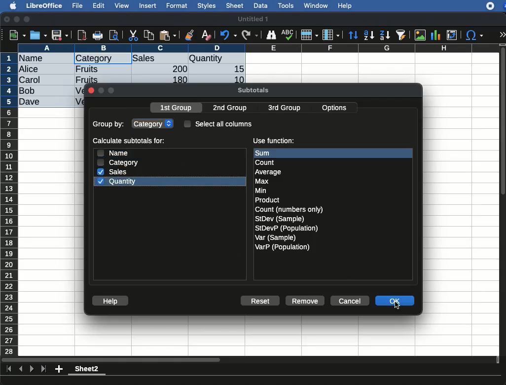 The height and width of the screenshot is (385, 506). I want to click on column, so click(331, 36).